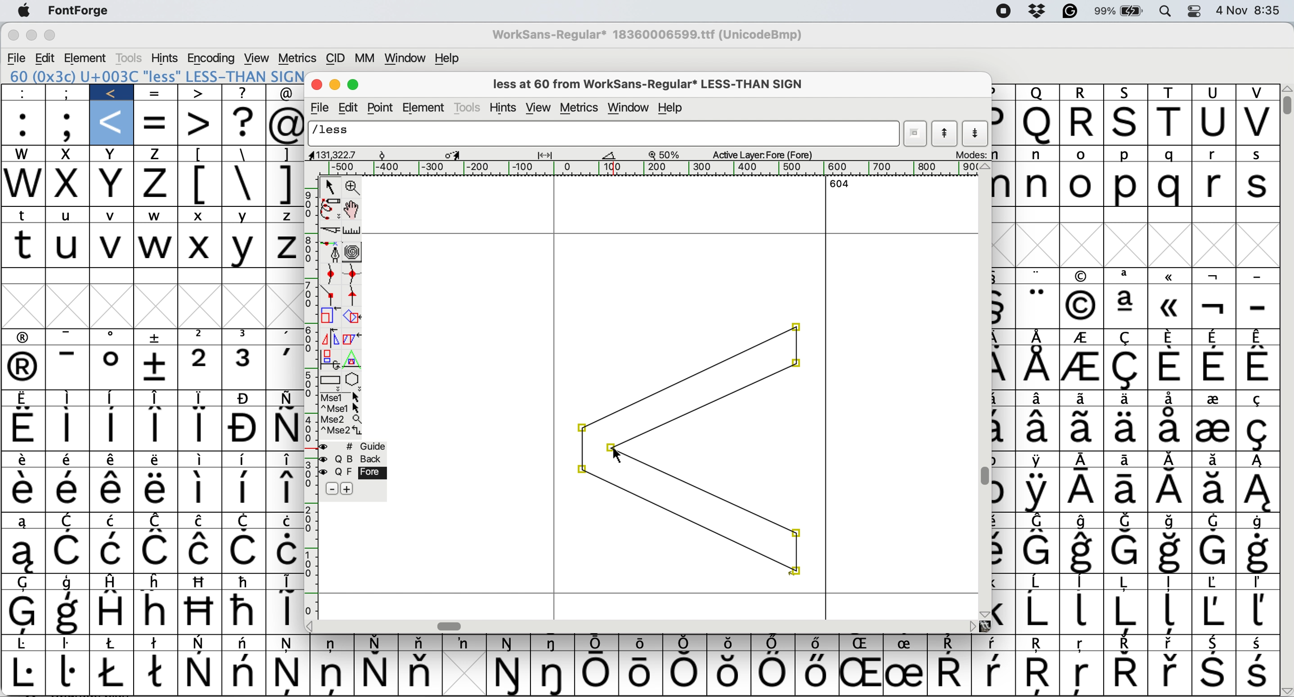 The image size is (1294, 697). I want to click on Symbol, so click(1004, 613).